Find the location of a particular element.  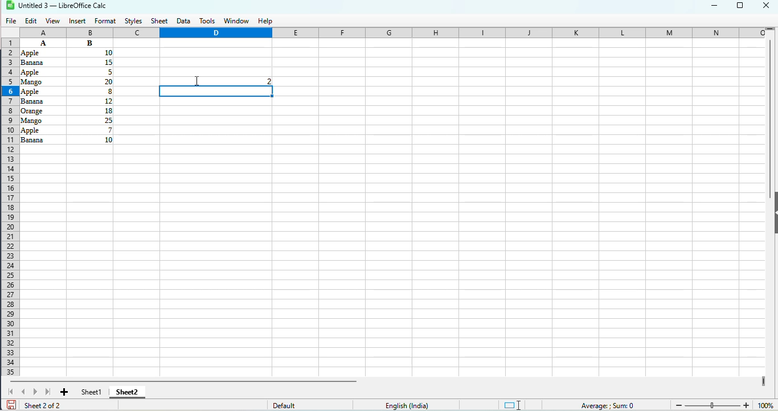

minimize is located at coordinates (715, 7).